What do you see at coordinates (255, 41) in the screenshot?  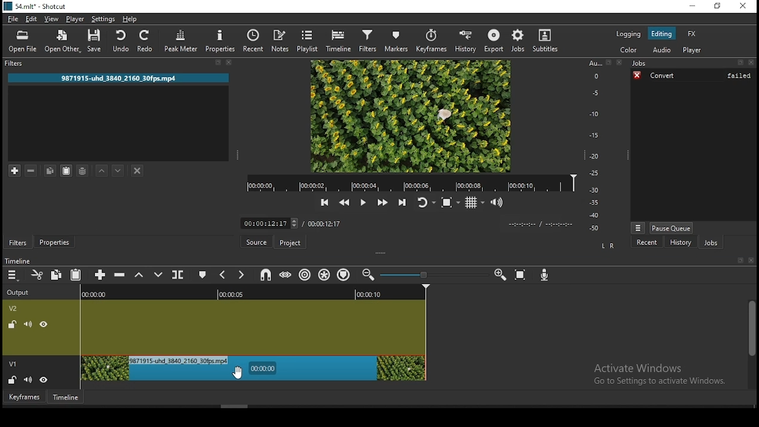 I see `recent` at bounding box center [255, 41].